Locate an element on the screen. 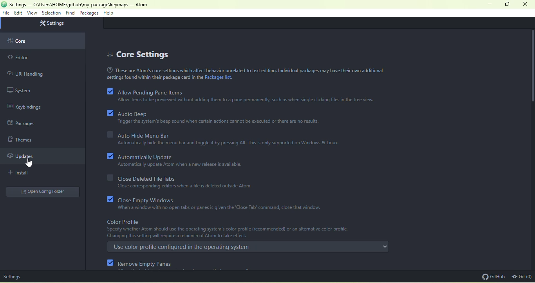 This screenshot has width=535, height=283. updates is located at coordinates (45, 157).